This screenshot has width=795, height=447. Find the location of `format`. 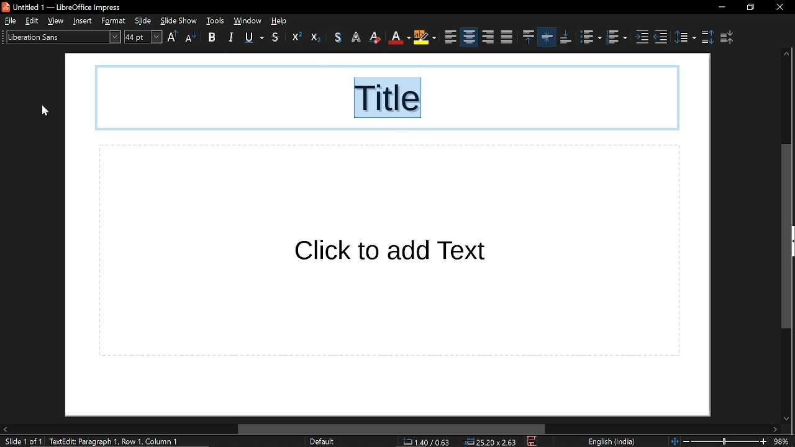

format is located at coordinates (116, 21).